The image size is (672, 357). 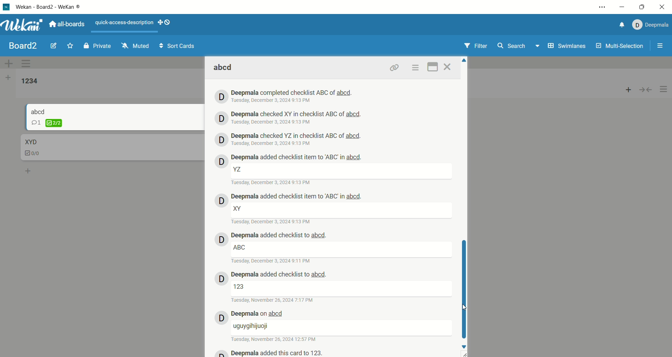 I want to click on card title, so click(x=224, y=68).